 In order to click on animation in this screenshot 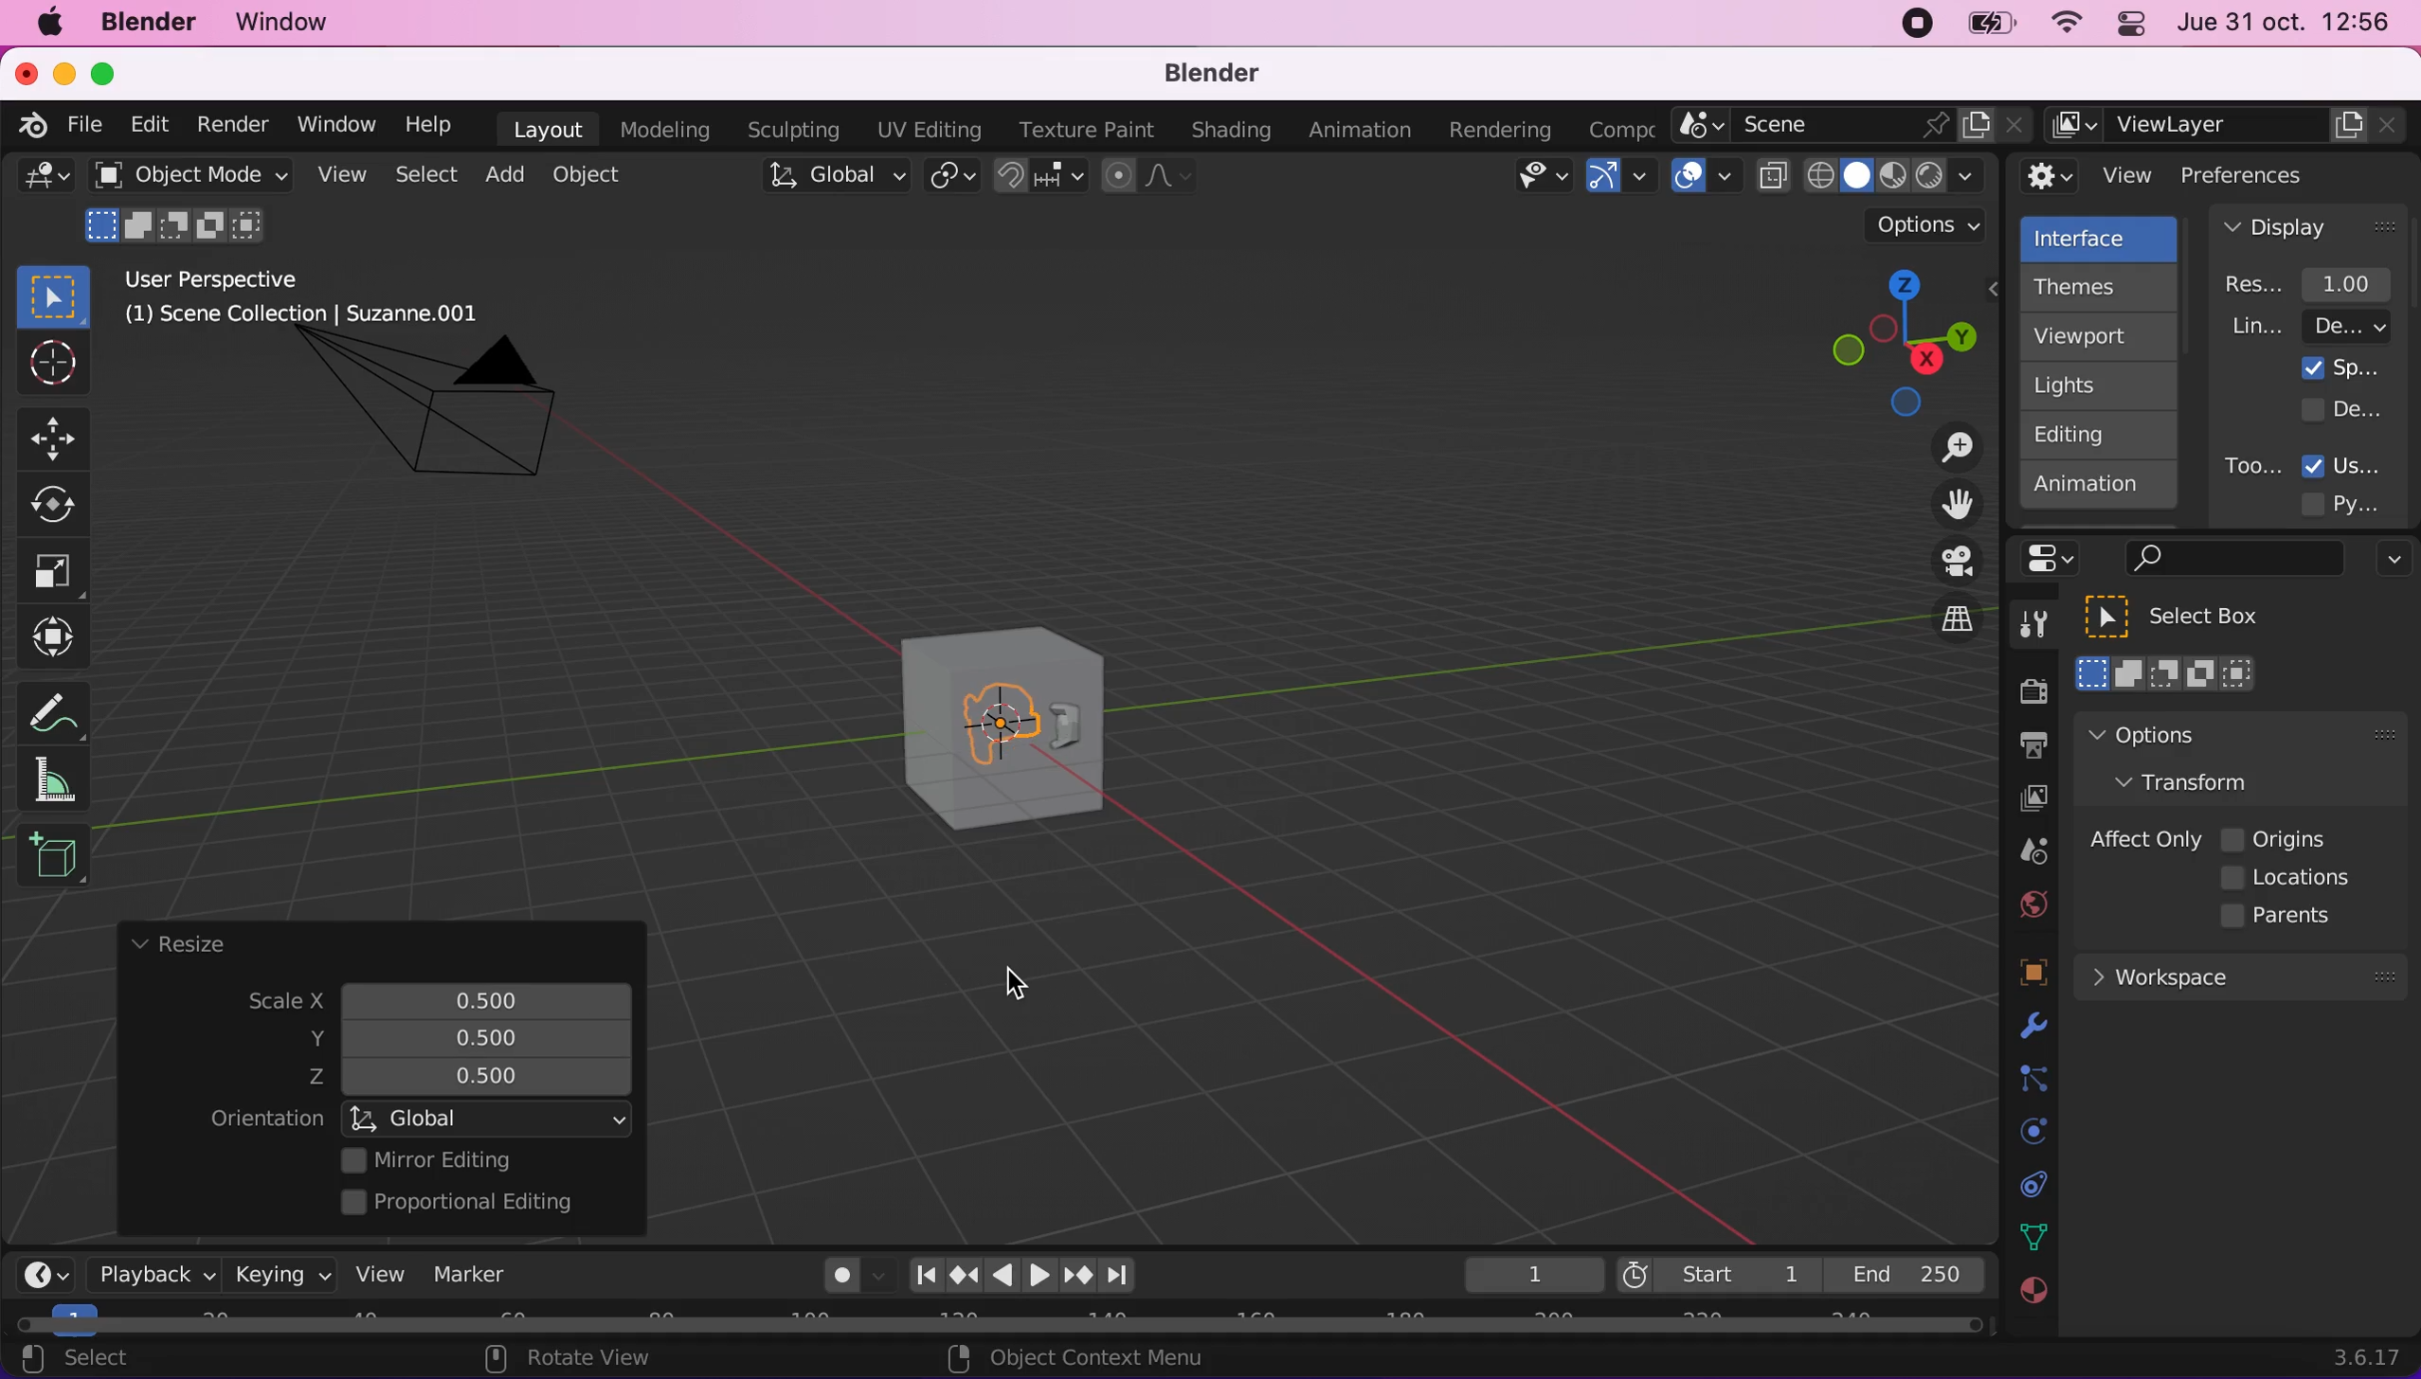, I will do `click(1364, 131)`.